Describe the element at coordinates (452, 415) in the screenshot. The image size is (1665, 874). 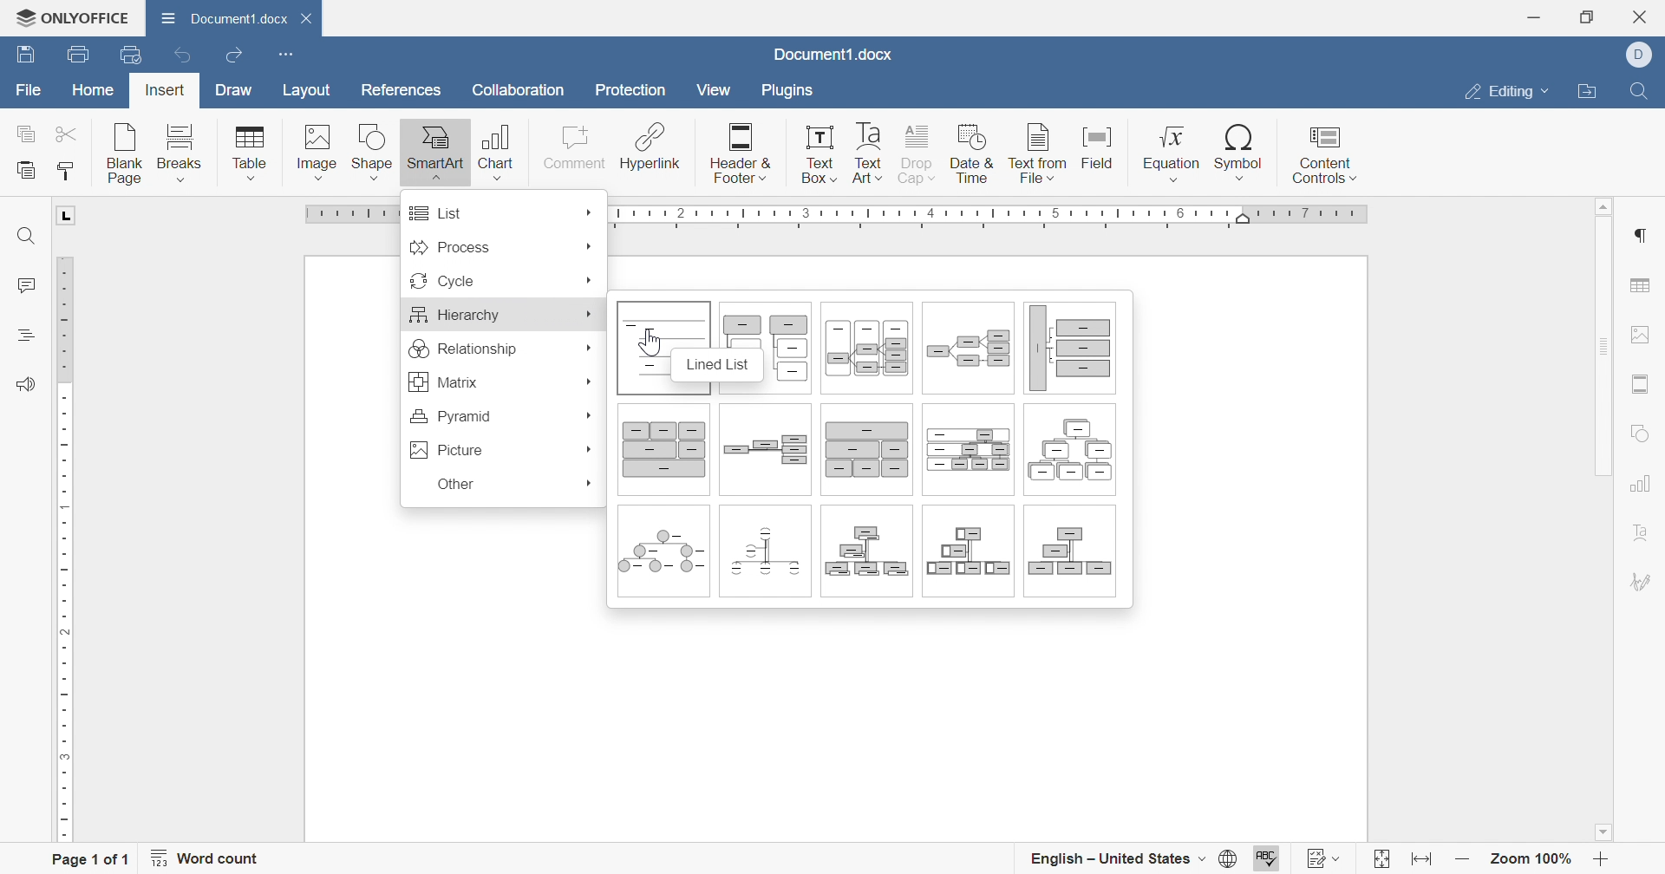
I see `Pyramid` at that location.